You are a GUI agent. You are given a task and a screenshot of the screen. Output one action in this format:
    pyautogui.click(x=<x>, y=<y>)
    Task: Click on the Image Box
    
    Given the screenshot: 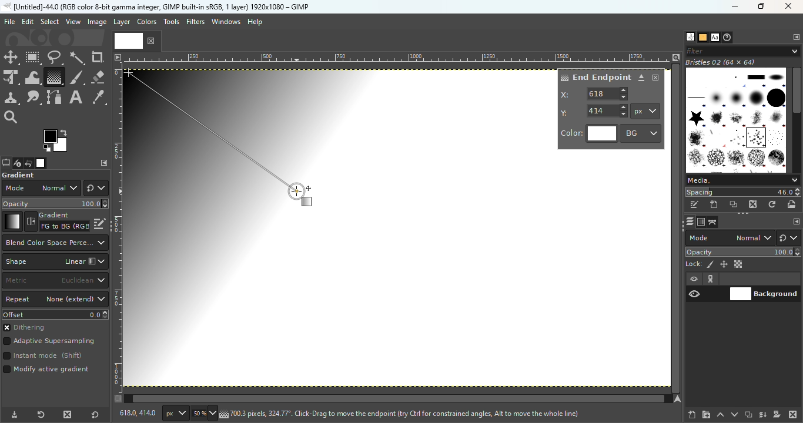 What is the action you would take?
    pyautogui.click(x=736, y=116)
    